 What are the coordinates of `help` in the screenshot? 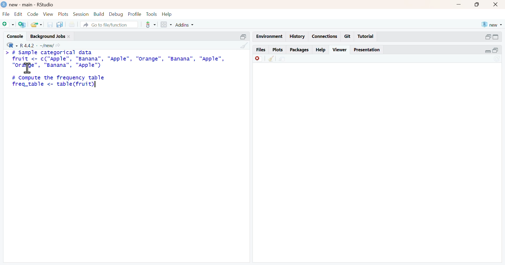 It's located at (321, 50).